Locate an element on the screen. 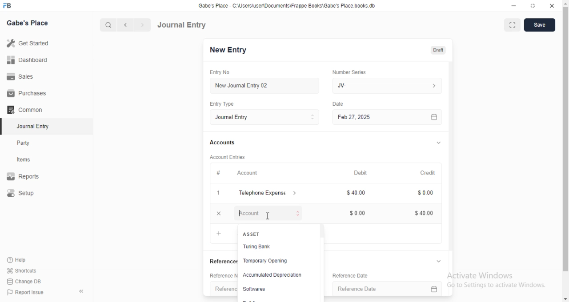 This screenshot has width=569, height=302. Credit is located at coordinates (432, 173).